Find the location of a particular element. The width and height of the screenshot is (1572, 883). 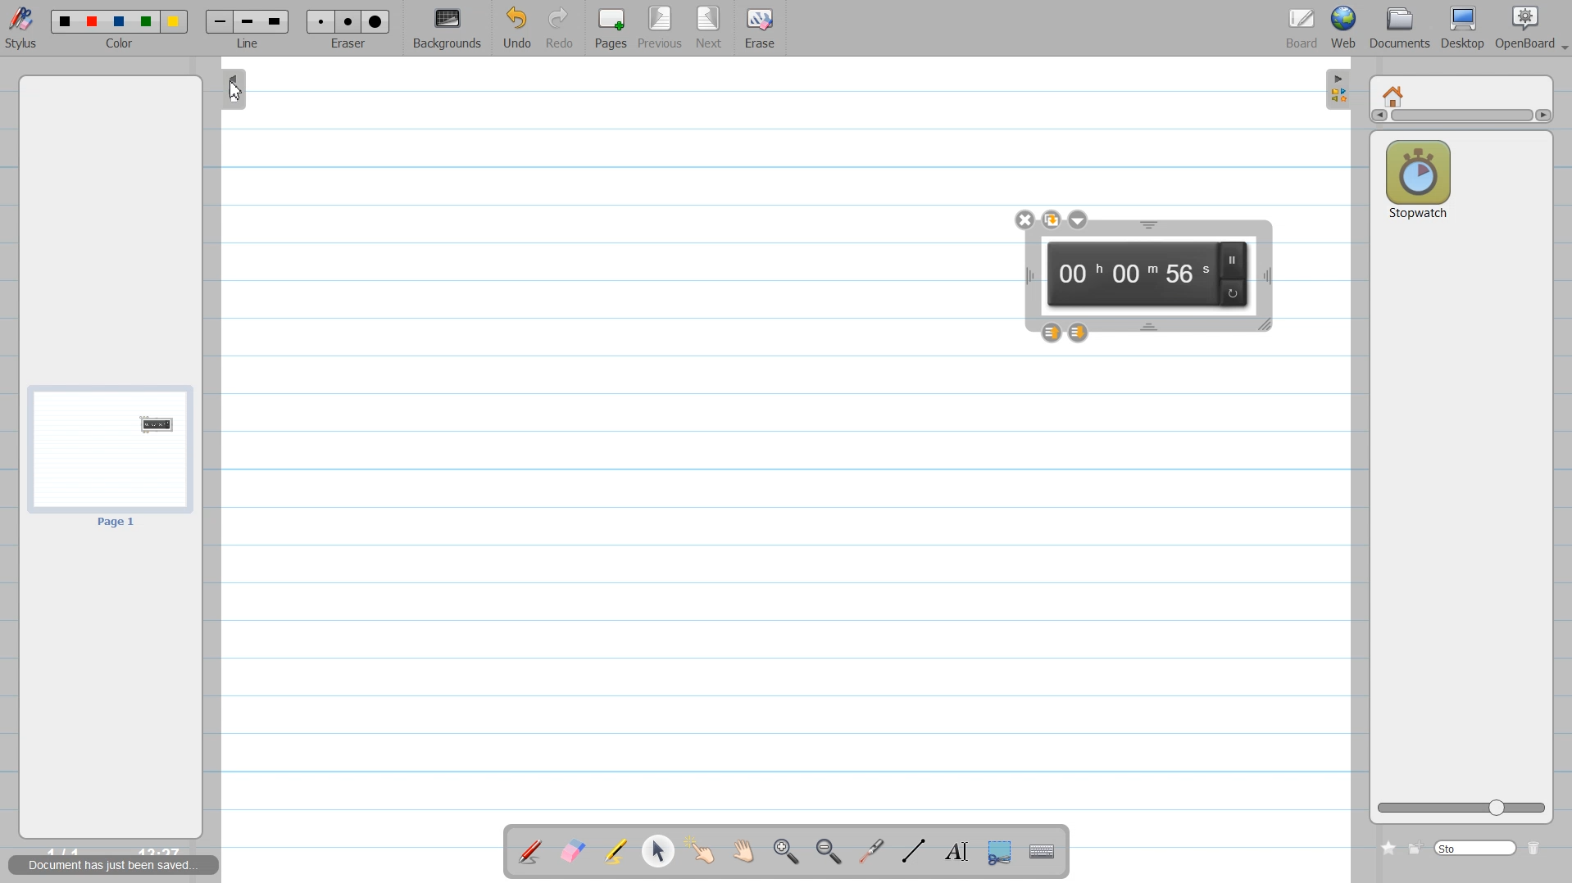

Page 1  is located at coordinates (110, 456).